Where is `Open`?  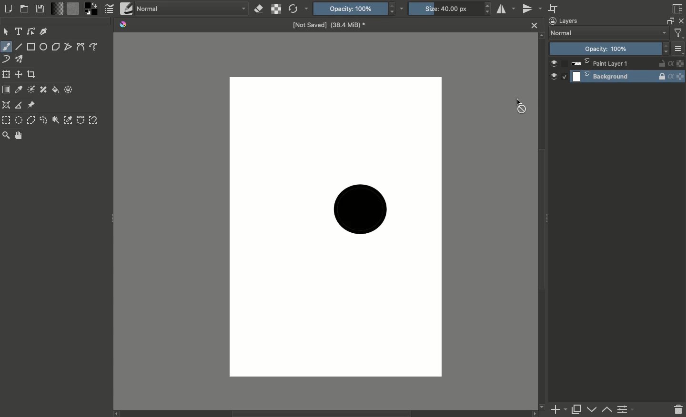
Open is located at coordinates (25, 10).